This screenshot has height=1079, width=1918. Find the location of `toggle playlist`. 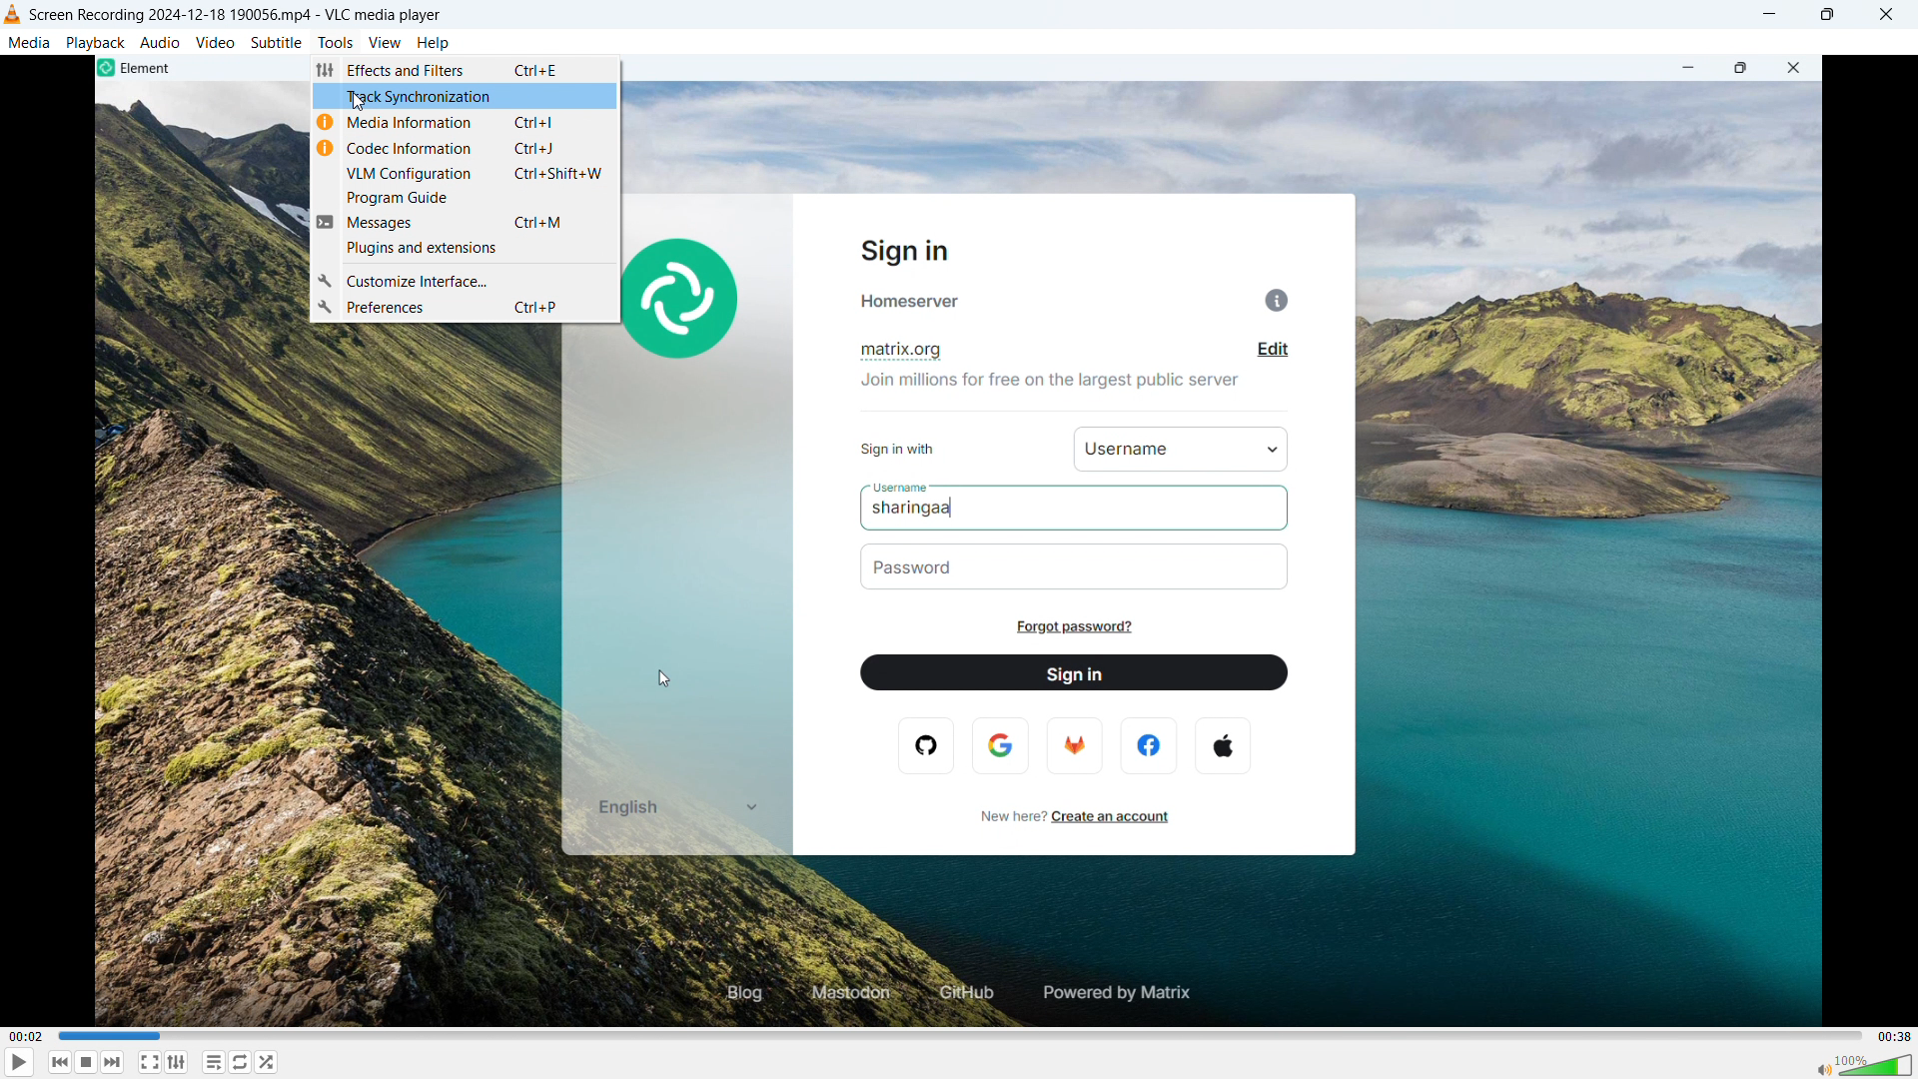

toggle playlist is located at coordinates (214, 1063).